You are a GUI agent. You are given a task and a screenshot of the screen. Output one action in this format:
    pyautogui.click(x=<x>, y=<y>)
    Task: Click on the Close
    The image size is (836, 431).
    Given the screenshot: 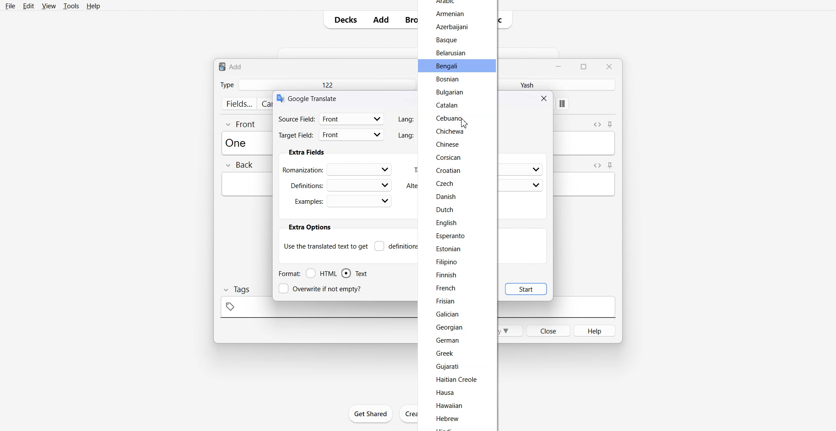 What is the action you would take?
    pyautogui.click(x=548, y=330)
    